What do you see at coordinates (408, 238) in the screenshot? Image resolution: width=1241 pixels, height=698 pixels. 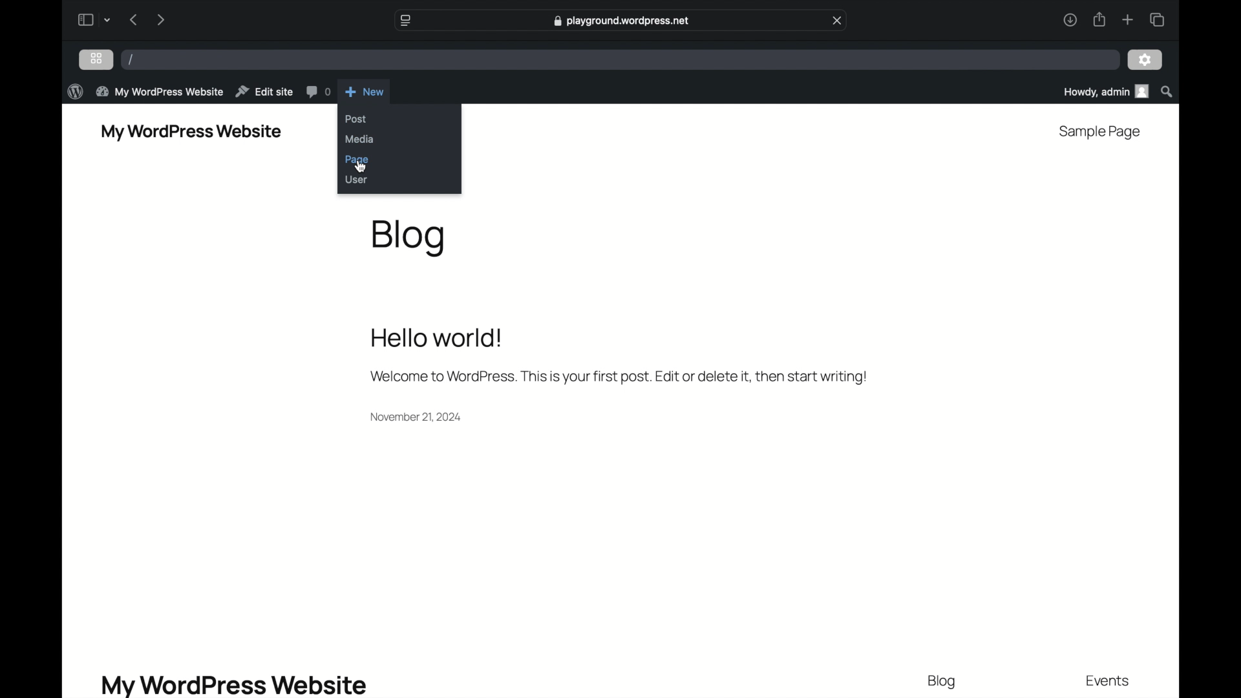 I see `blog` at bounding box center [408, 238].